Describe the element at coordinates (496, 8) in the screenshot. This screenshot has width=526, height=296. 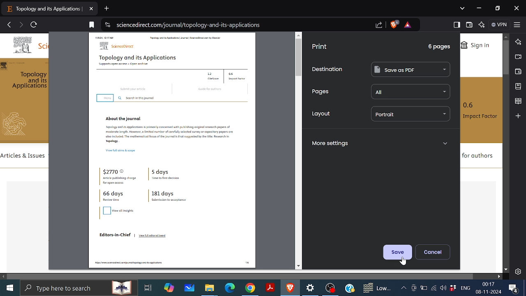
I see `restore down` at that location.